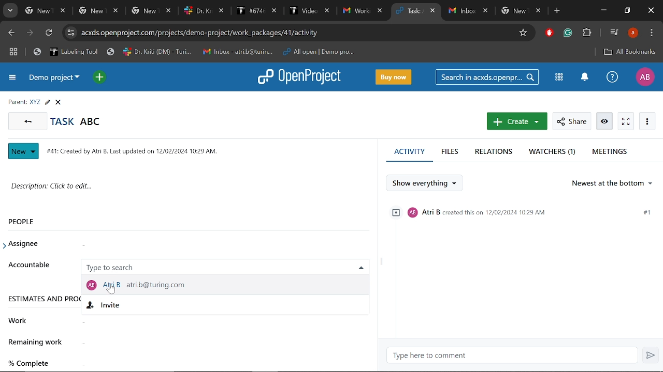 This screenshot has height=372, width=663. I want to click on Bookmarks, so click(196, 52).